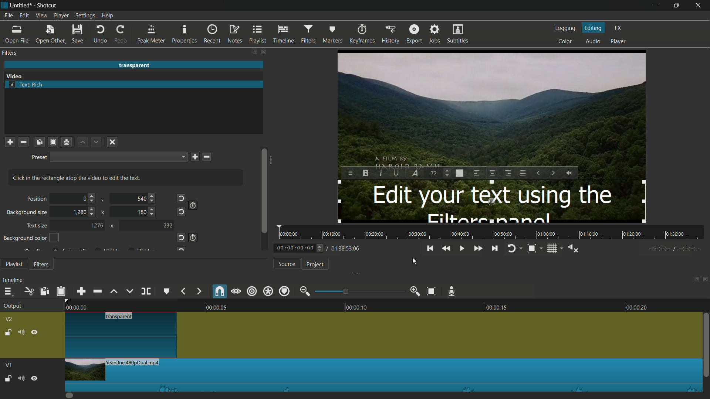  I want to click on append, so click(80, 291).